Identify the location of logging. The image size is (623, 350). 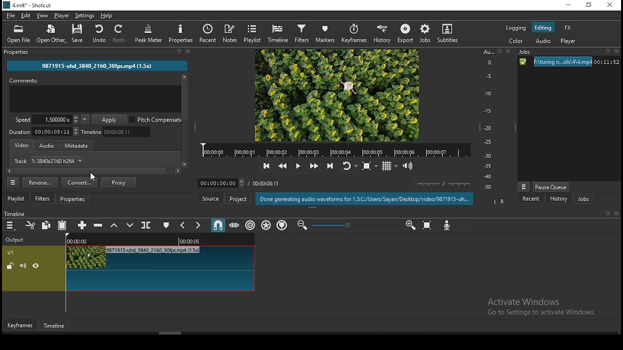
(516, 28).